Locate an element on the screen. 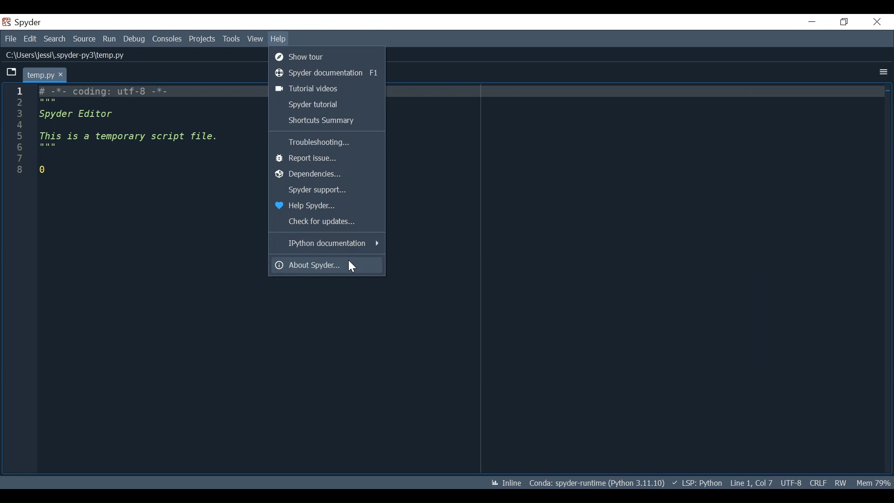 The image size is (894, 503). Spyder Tutorial is located at coordinates (329, 105).